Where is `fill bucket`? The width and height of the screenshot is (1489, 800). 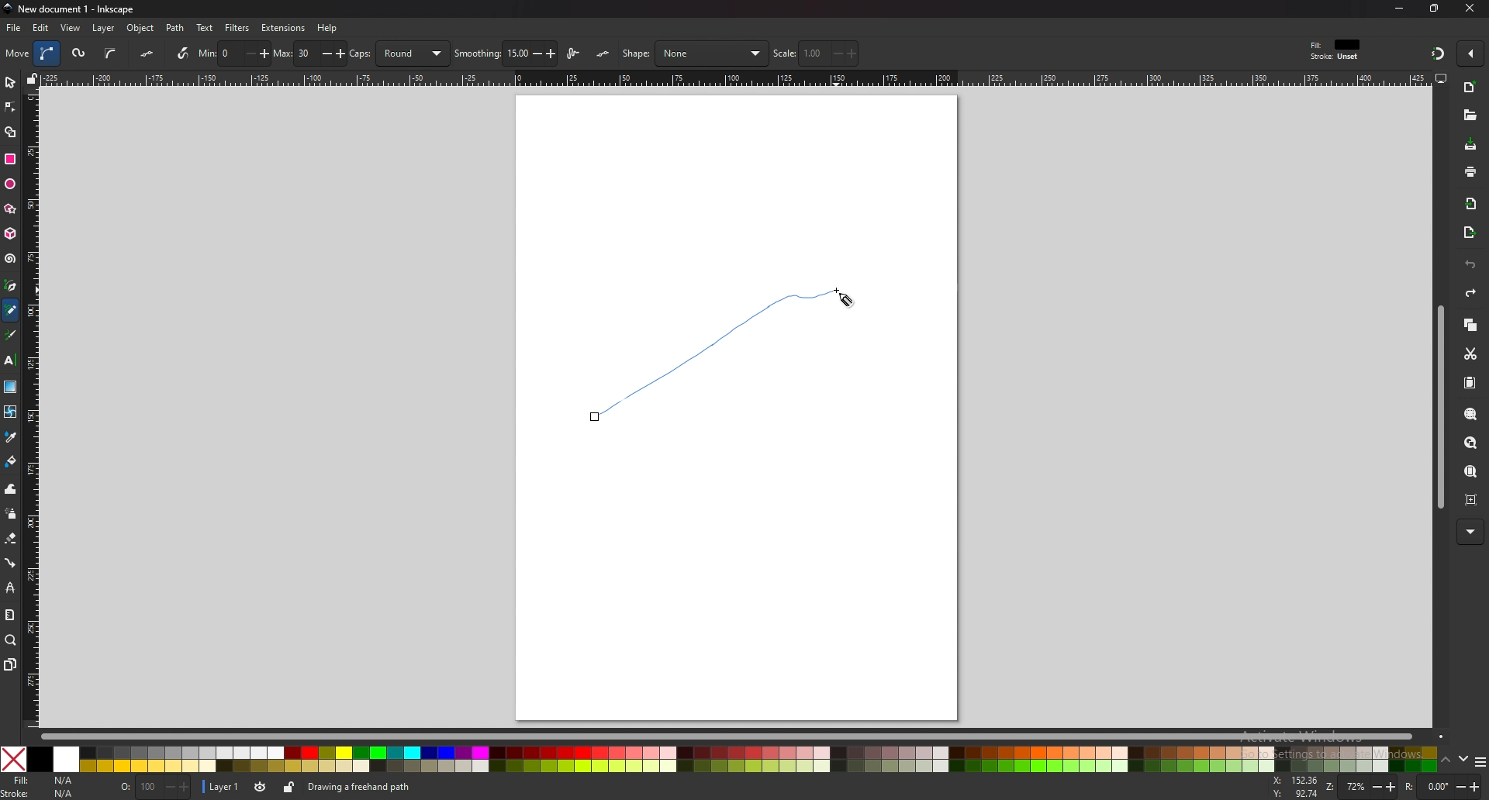
fill bucket is located at coordinates (10, 461).